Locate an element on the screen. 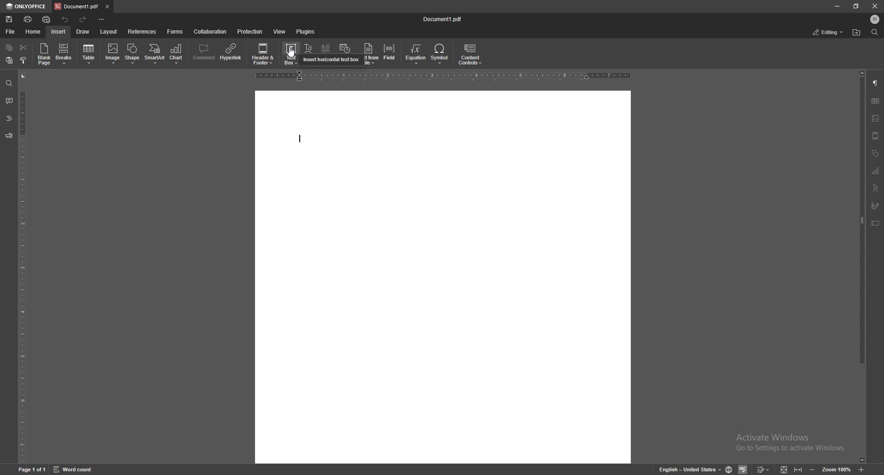  blank page is located at coordinates (44, 54).